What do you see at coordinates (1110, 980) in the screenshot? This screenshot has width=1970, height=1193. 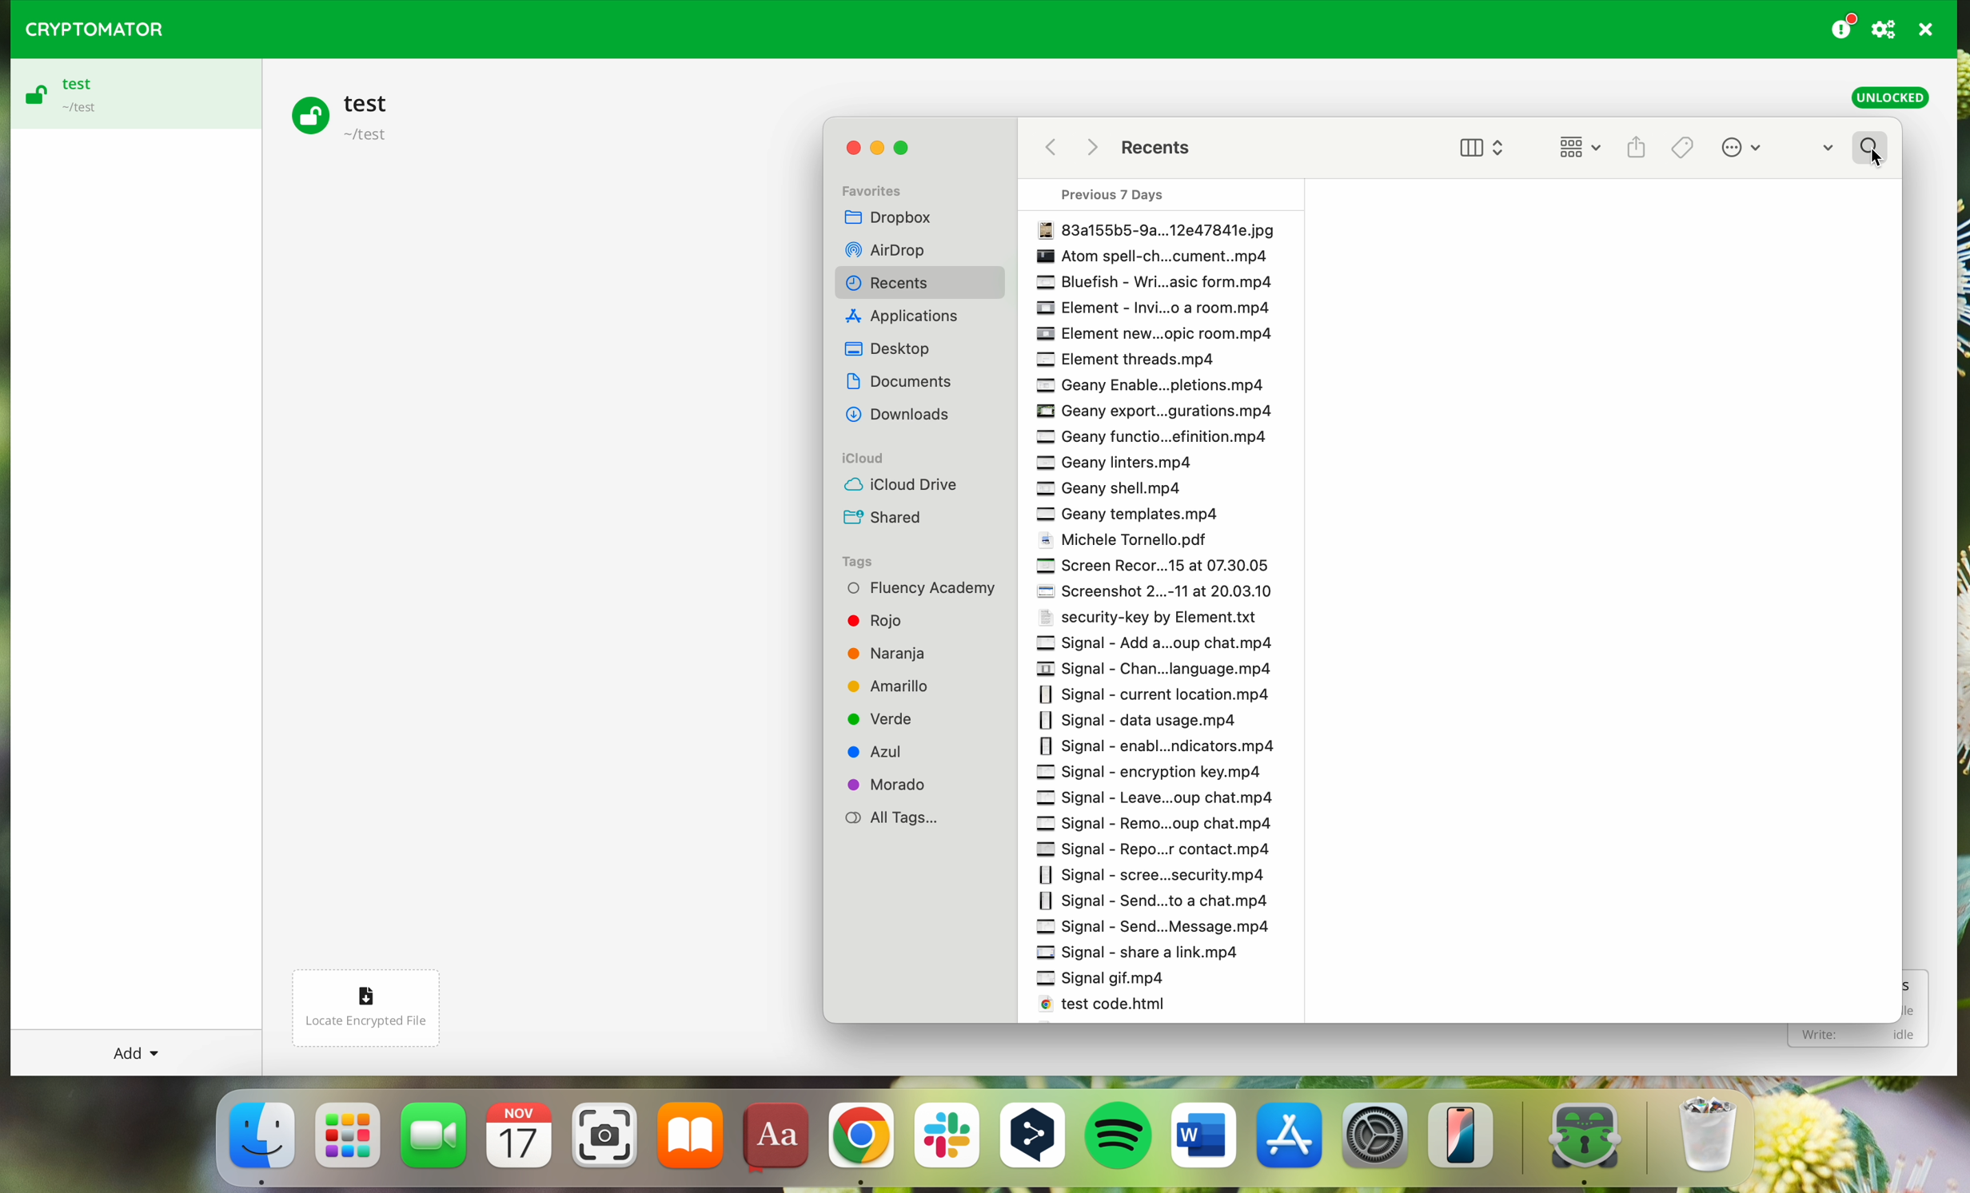 I see `Signal gif` at bounding box center [1110, 980].